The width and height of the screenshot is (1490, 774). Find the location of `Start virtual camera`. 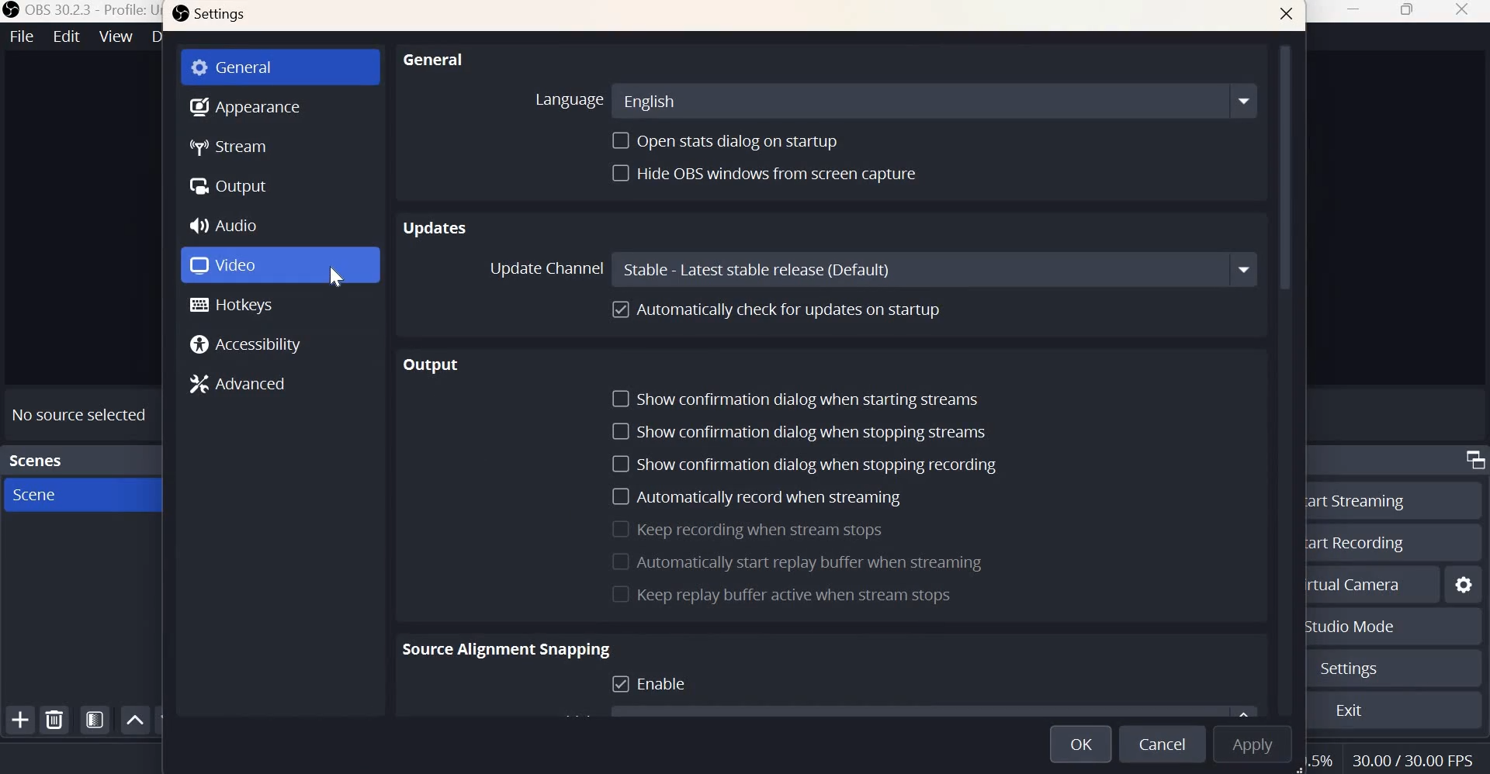

Start virtual camera is located at coordinates (1359, 582).